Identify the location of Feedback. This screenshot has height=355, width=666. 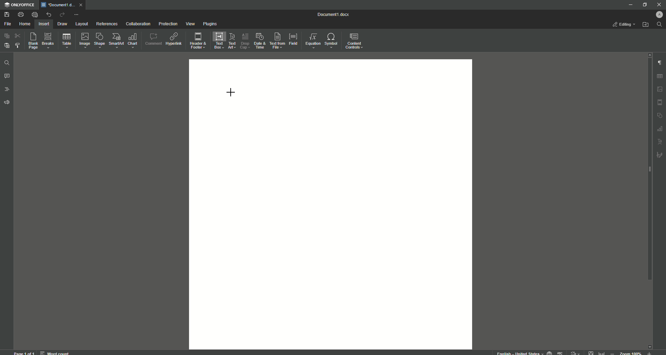
(8, 103).